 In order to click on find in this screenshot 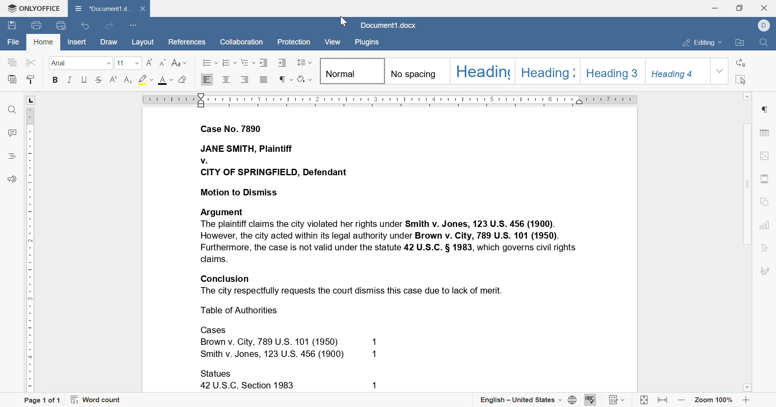, I will do `click(11, 109)`.